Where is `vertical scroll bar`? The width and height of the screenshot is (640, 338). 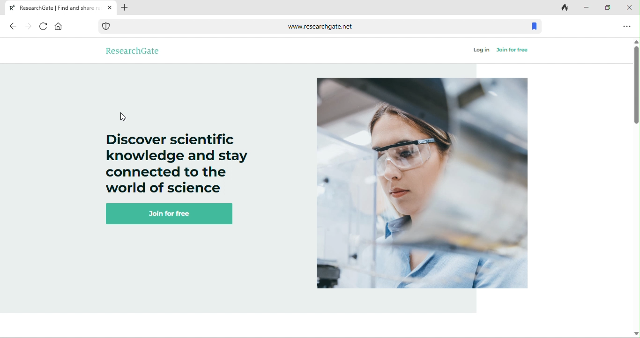
vertical scroll bar is located at coordinates (635, 81).